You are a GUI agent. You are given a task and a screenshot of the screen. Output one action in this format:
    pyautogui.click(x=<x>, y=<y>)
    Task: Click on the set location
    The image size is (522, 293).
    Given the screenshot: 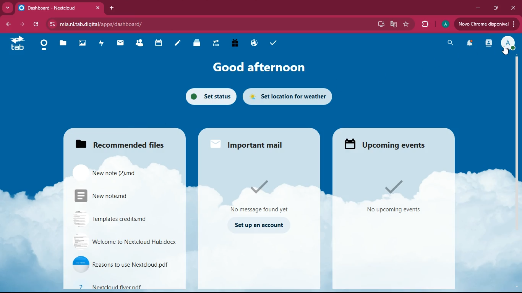 What is the action you would take?
    pyautogui.click(x=290, y=97)
    